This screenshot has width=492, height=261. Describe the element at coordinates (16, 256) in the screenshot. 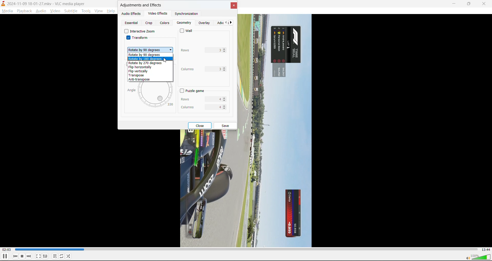

I see `previous` at that location.